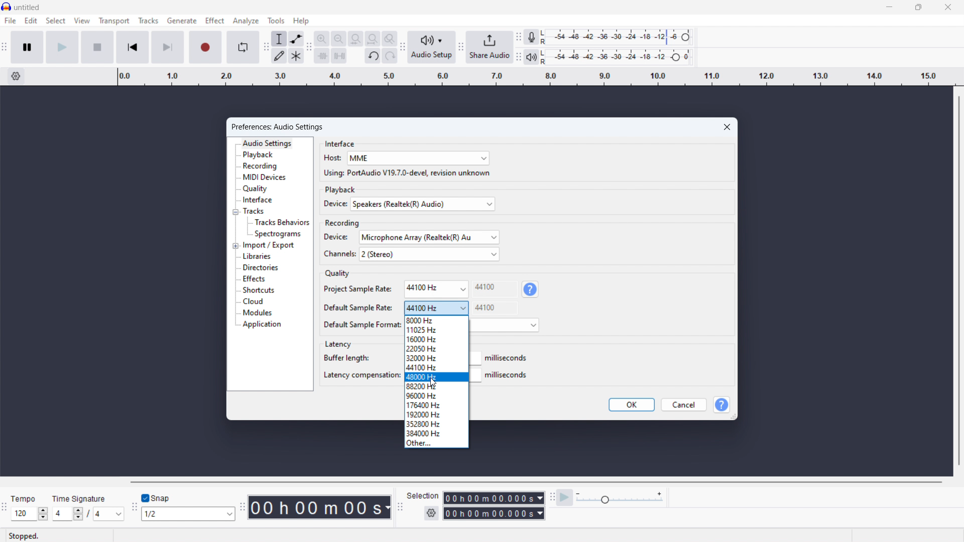 Image resolution: width=964 pixels, height=542 pixels. I want to click on set tempo, so click(29, 514).